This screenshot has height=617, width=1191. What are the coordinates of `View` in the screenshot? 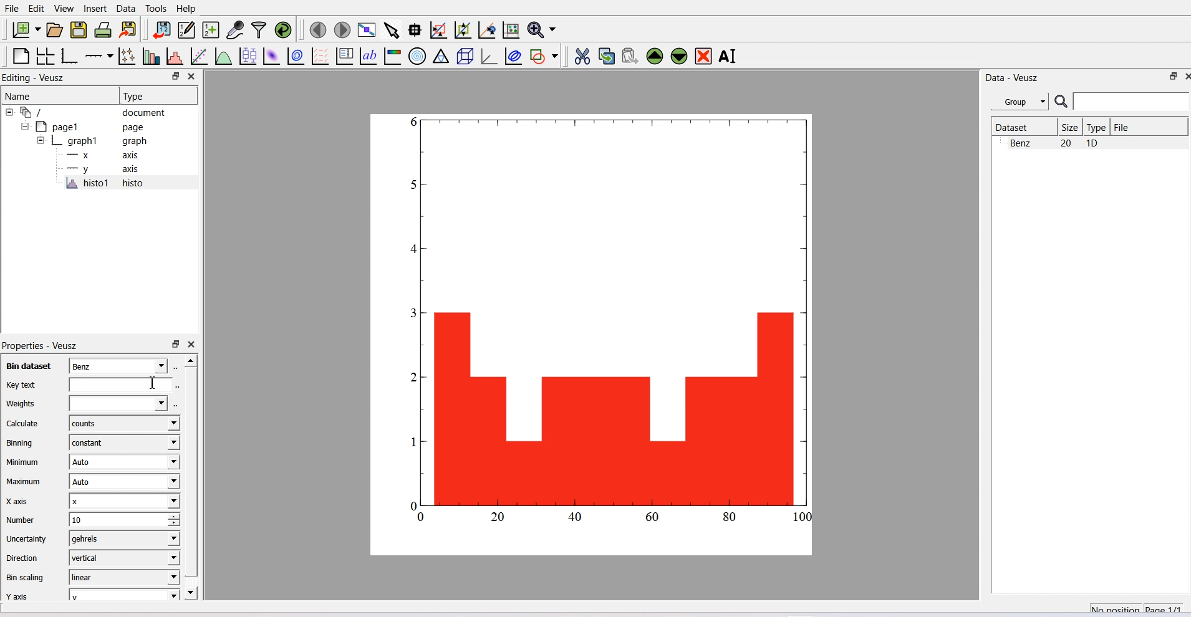 It's located at (65, 9).